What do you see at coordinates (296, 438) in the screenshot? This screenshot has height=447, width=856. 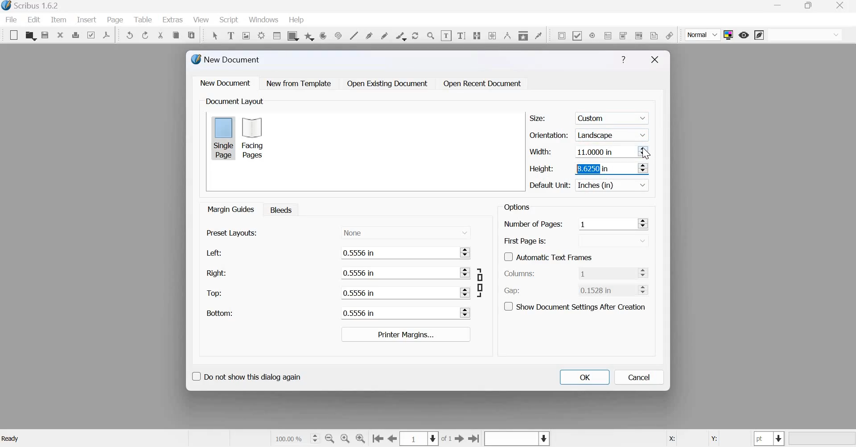 I see `current zoom level` at bounding box center [296, 438].